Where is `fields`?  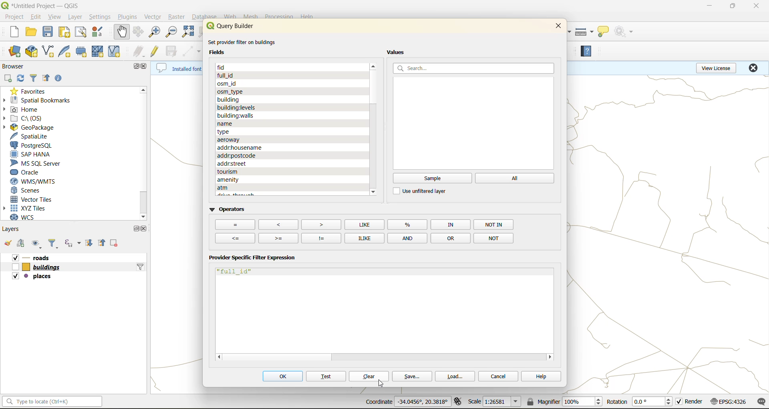
fields is located at coordinates (221, 52).